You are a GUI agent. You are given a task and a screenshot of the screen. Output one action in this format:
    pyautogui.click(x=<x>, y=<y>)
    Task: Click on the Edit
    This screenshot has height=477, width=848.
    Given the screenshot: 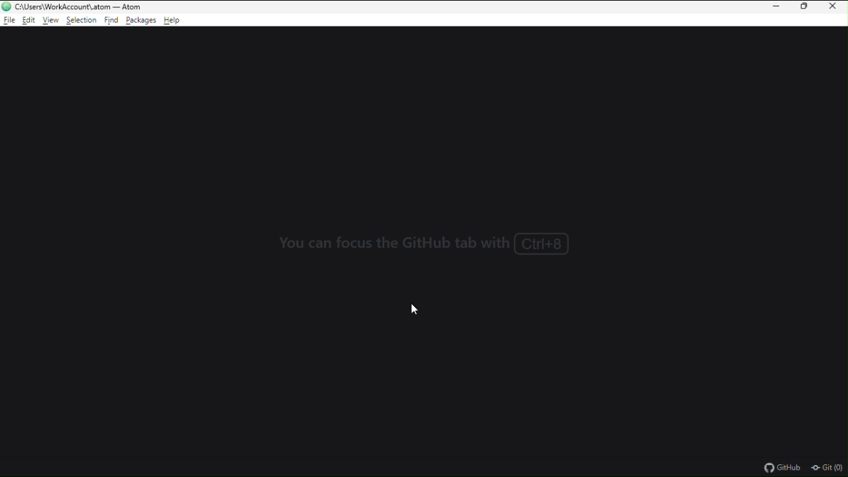 What is the action you would take?
    pyautogui.click(x=29, y=21)
    